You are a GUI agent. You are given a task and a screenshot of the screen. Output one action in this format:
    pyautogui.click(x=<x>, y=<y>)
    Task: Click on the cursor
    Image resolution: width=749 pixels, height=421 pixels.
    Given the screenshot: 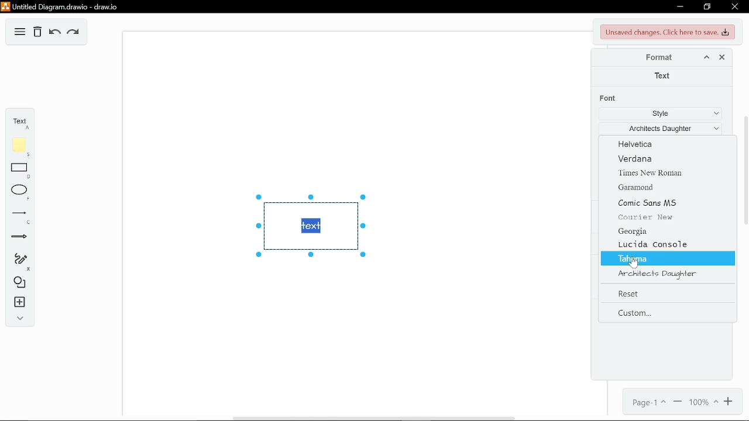 What is the action you would take?
    pyautogui.click(x=633, y=265)
    